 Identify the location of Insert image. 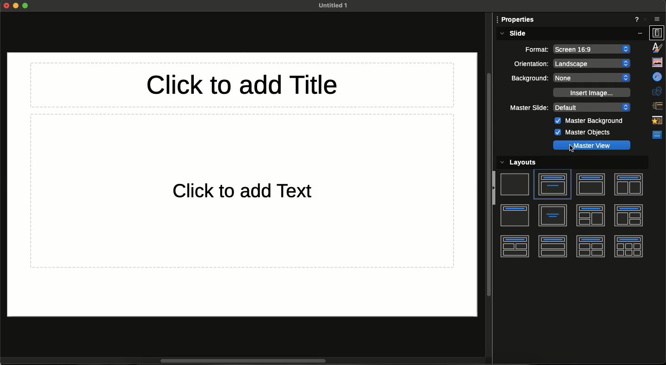
(591, 92).